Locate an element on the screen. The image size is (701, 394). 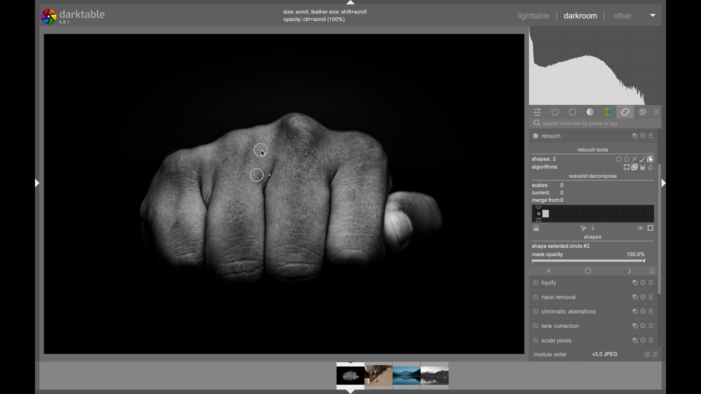
help is located at coordinates (641, 297).